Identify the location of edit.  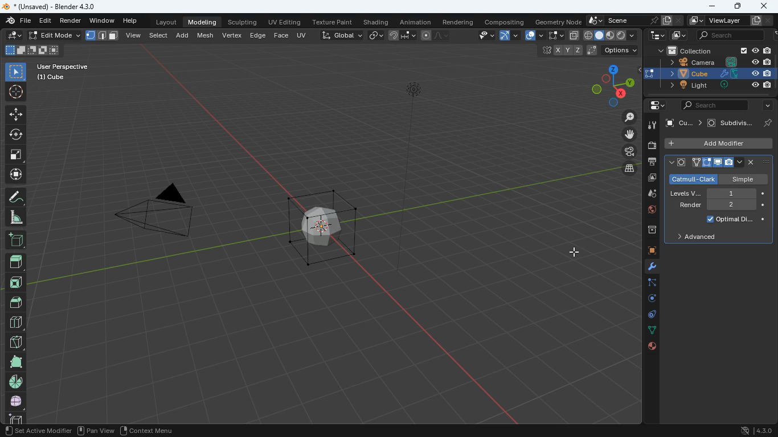
(45, 20).